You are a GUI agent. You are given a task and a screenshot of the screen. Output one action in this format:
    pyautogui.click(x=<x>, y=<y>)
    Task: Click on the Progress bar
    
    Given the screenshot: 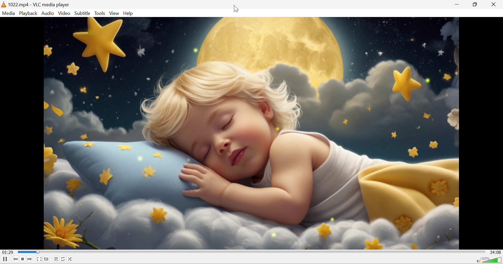 What is the action you would take?
    pyautogui.click(x=251, y=251)
    